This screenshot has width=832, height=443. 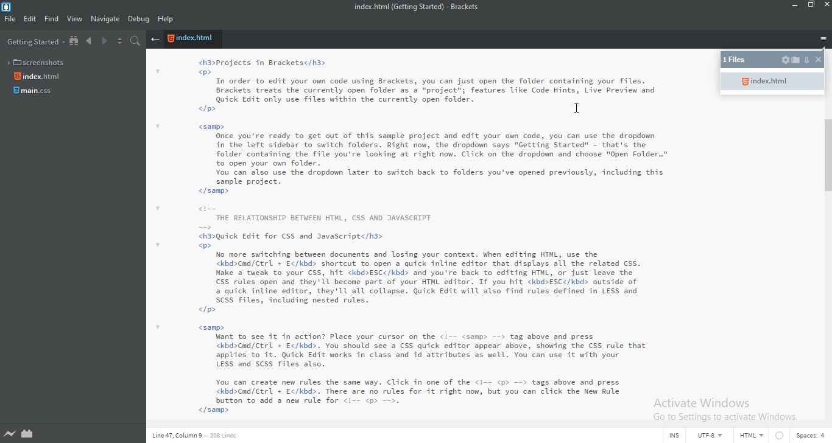 I want to click on space: 4, so click(x=813, y=437).